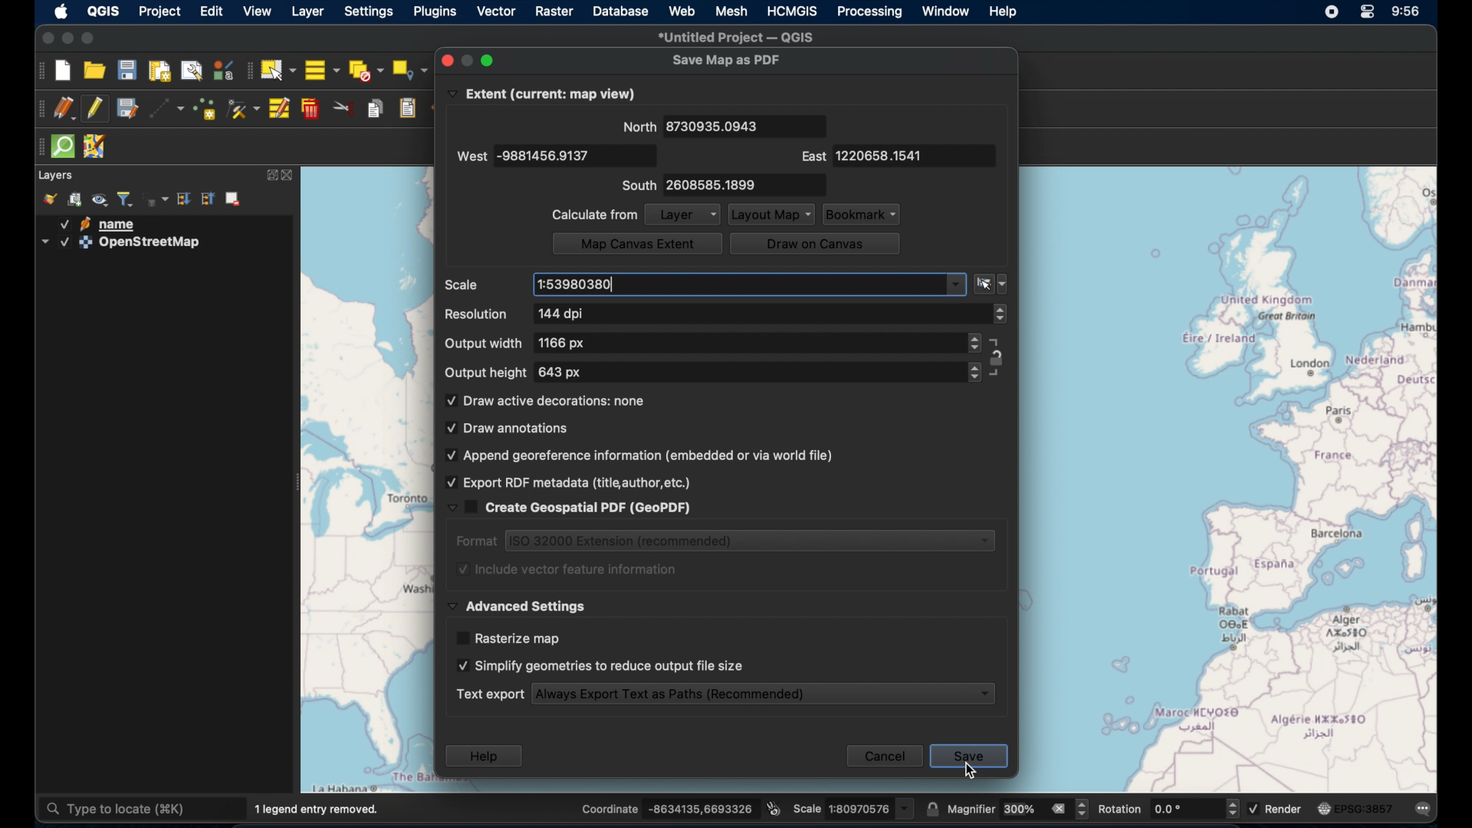 This screenshot has width=1472, height=828. What do you see at coordinates (208, 199) in the screenshot?
I see `collapse all` at bounding box center [208, 199].